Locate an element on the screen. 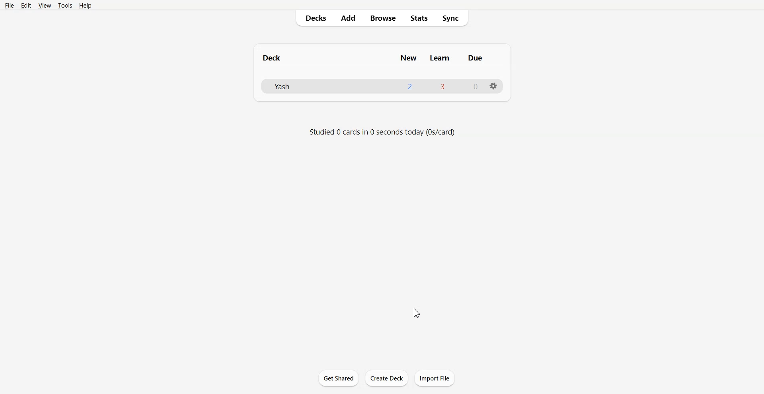 This screenshot has width=764, height=394. Sync is located at coordinates (454, 18).